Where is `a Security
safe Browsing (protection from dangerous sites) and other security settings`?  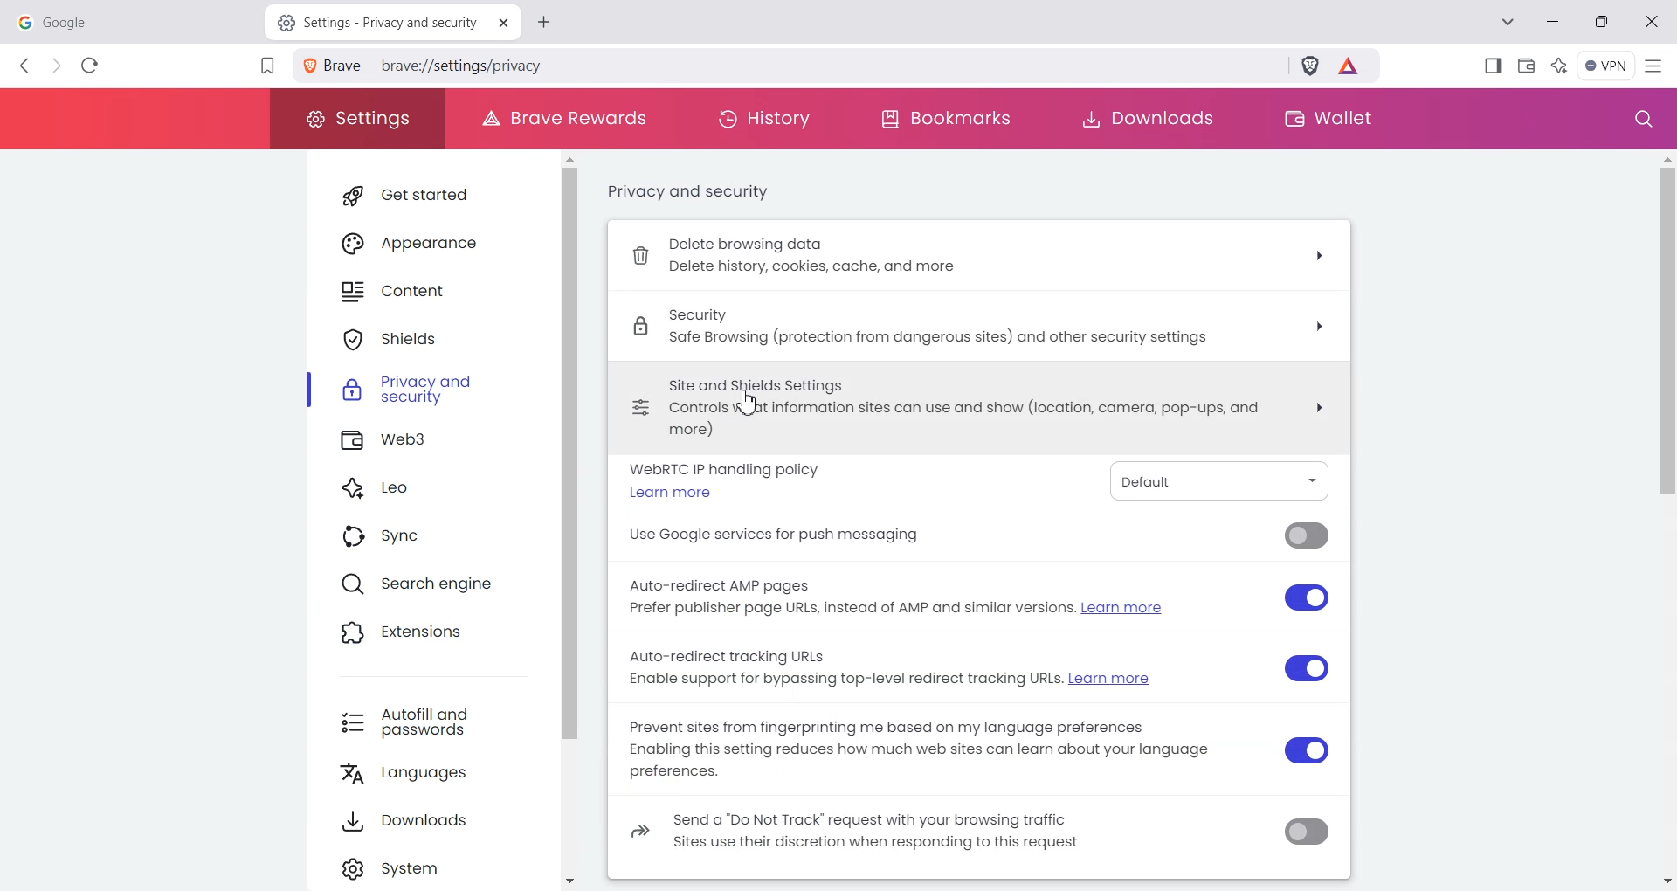
a Security
safe Browsing (protection from dangerous sites) and other security settings is located at coordinates (987, 323).